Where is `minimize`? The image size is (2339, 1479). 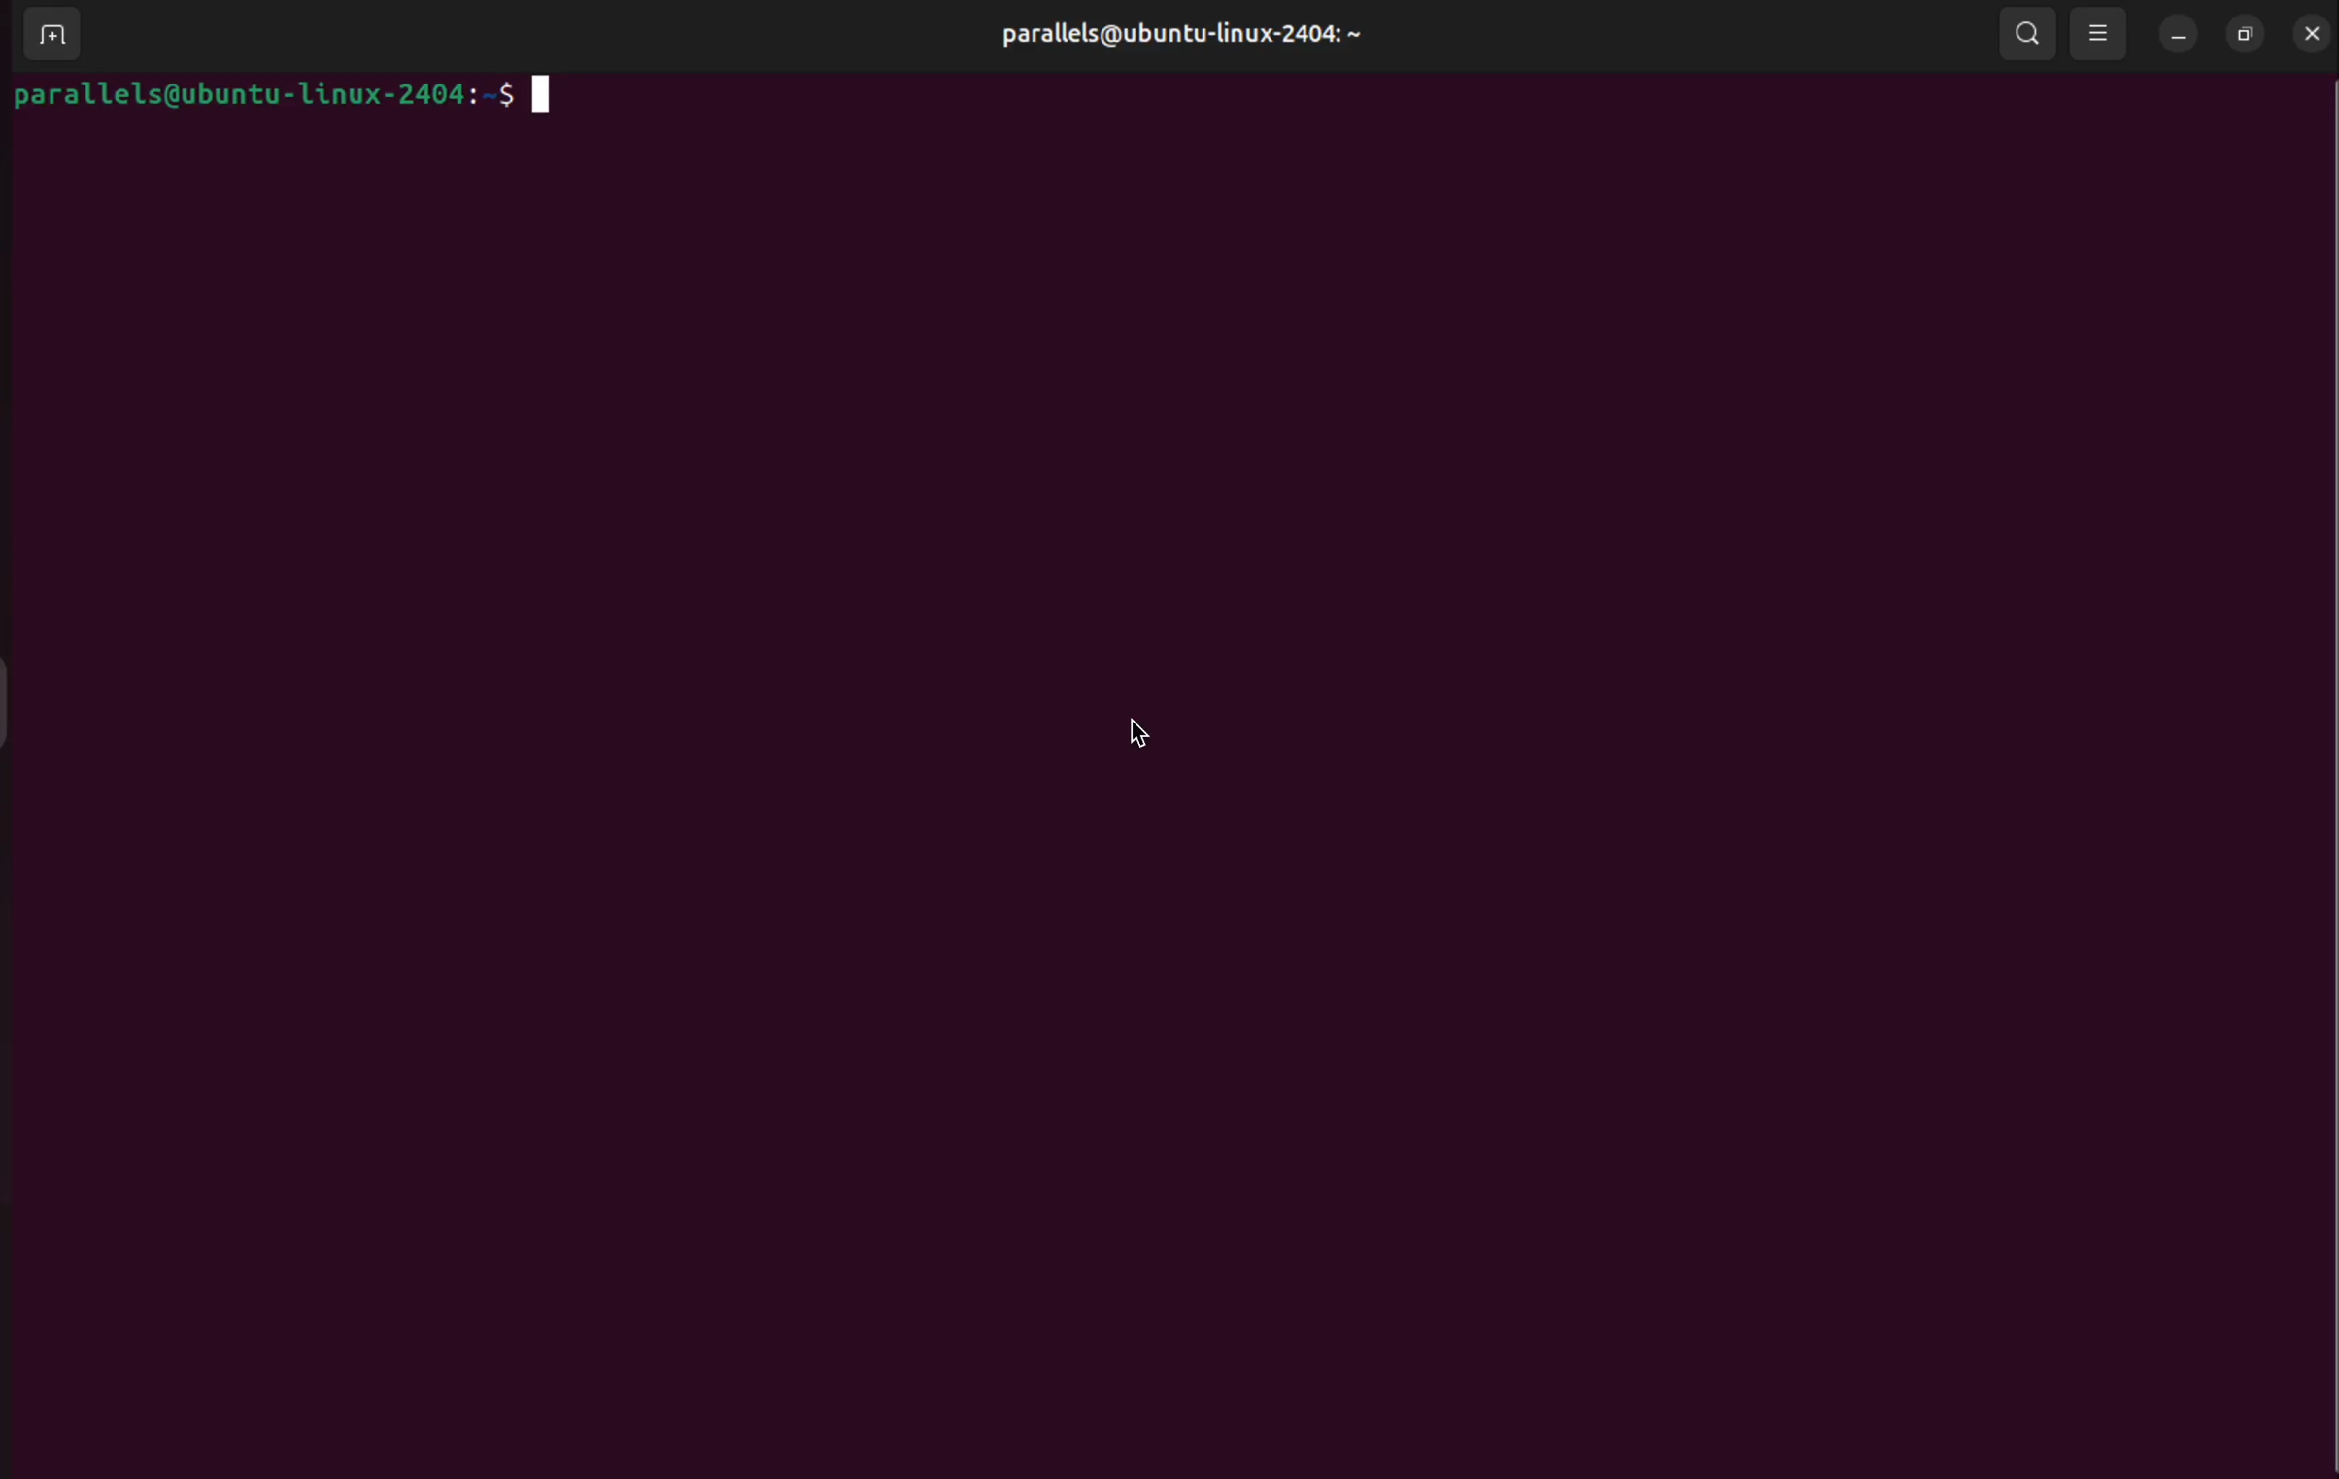
minimize is located at coordinates (2177, 36).